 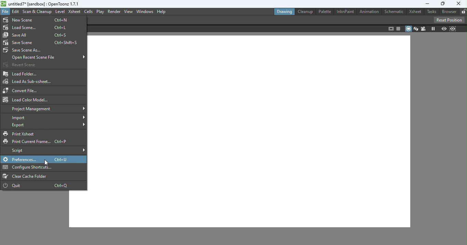 What do you see at coordinates (48, 118) in the screenshot?
I see `Import` at bounding box center [48, 118].